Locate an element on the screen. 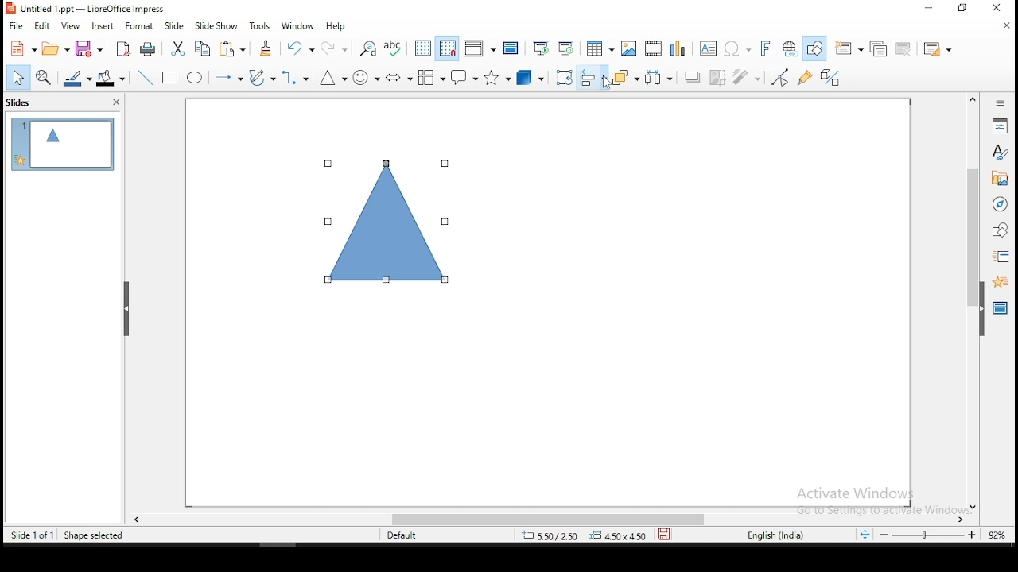 The image size is (1018, 572). basic shapes is located at coordinates (332, 79).